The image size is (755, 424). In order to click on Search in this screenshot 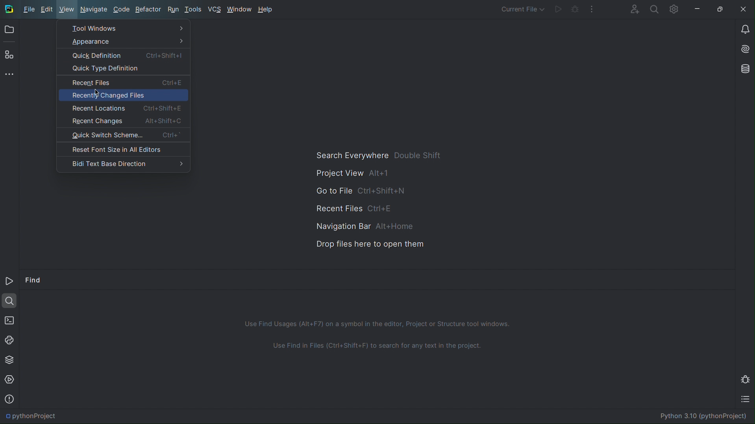, I will do `click(653, 9)`.